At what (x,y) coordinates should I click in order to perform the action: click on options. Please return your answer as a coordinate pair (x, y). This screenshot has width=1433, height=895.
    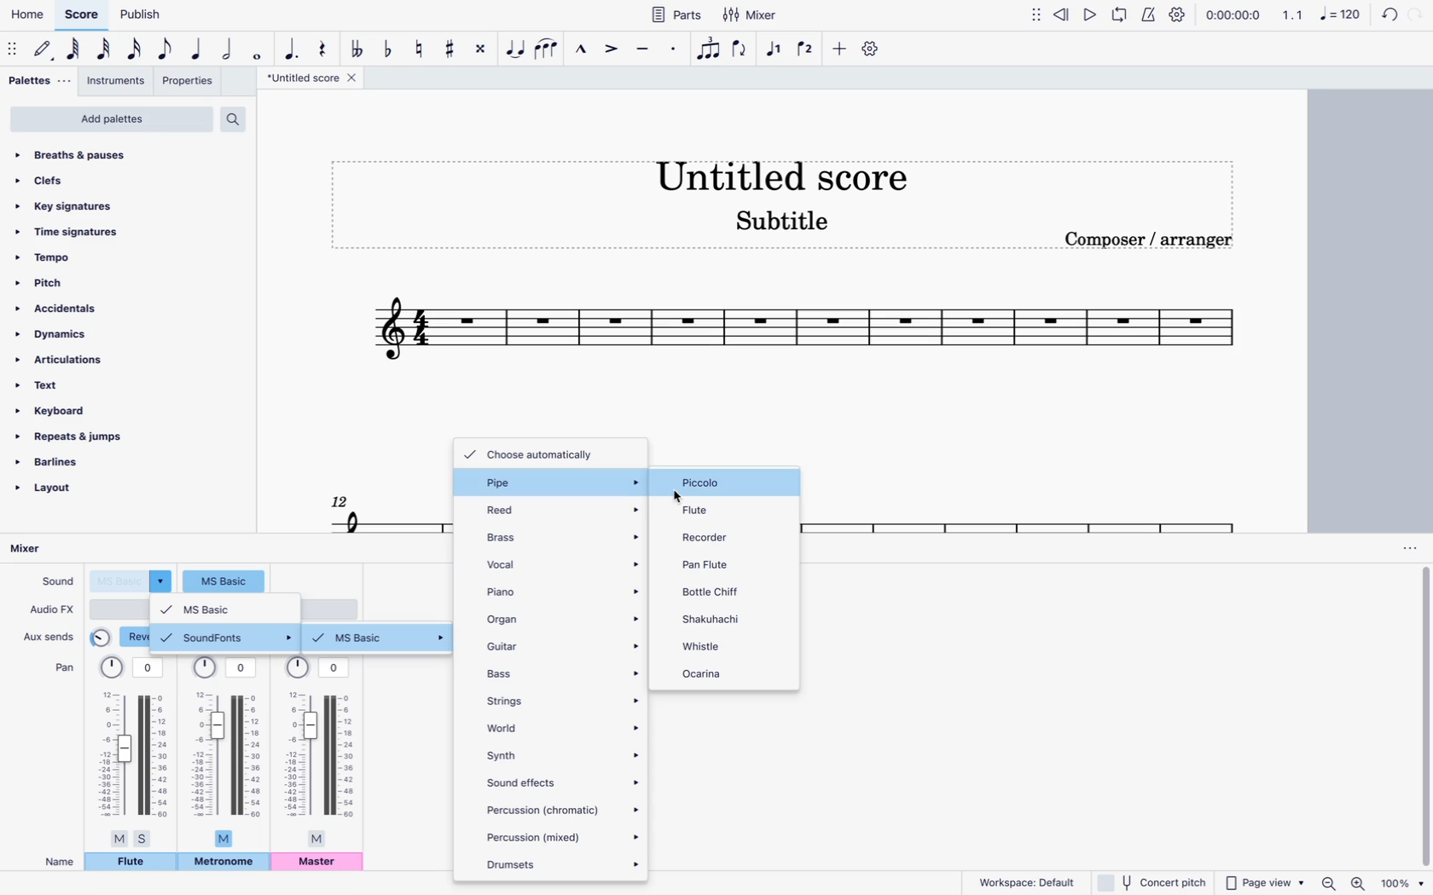
    Looking at the image, I should click on (1408, 548).